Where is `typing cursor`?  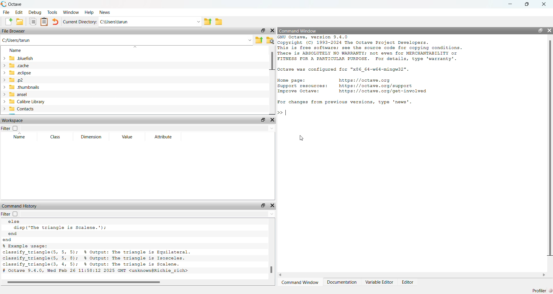 typing cursor is located at coordinates (287, 113).